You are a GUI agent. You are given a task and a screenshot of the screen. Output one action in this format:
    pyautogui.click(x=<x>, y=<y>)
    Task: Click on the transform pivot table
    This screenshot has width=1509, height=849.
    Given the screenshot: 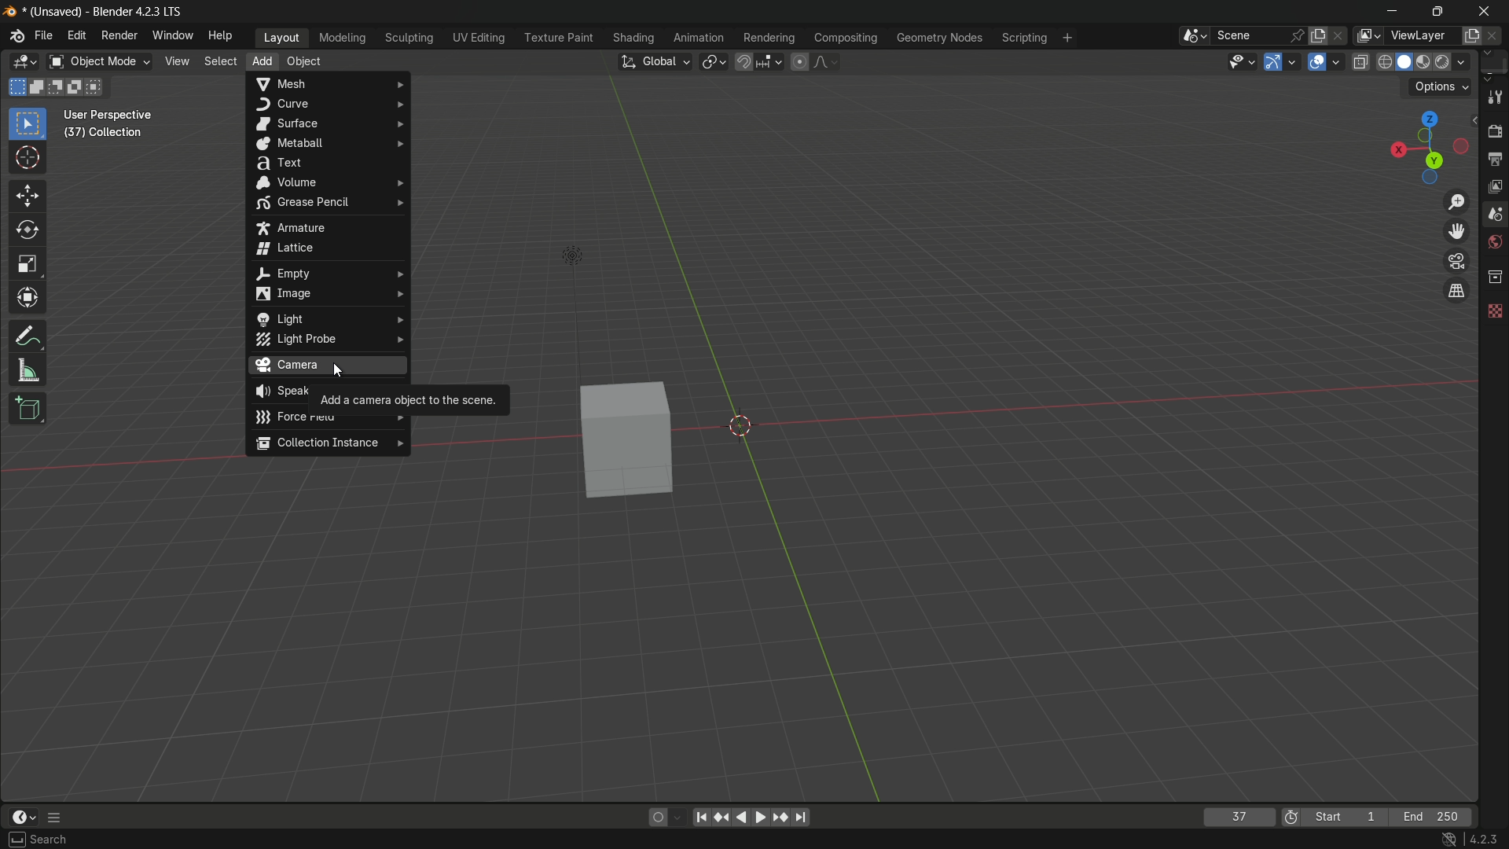 What is the action you would take?
    pyautogui.click(x=713, y=63)
    